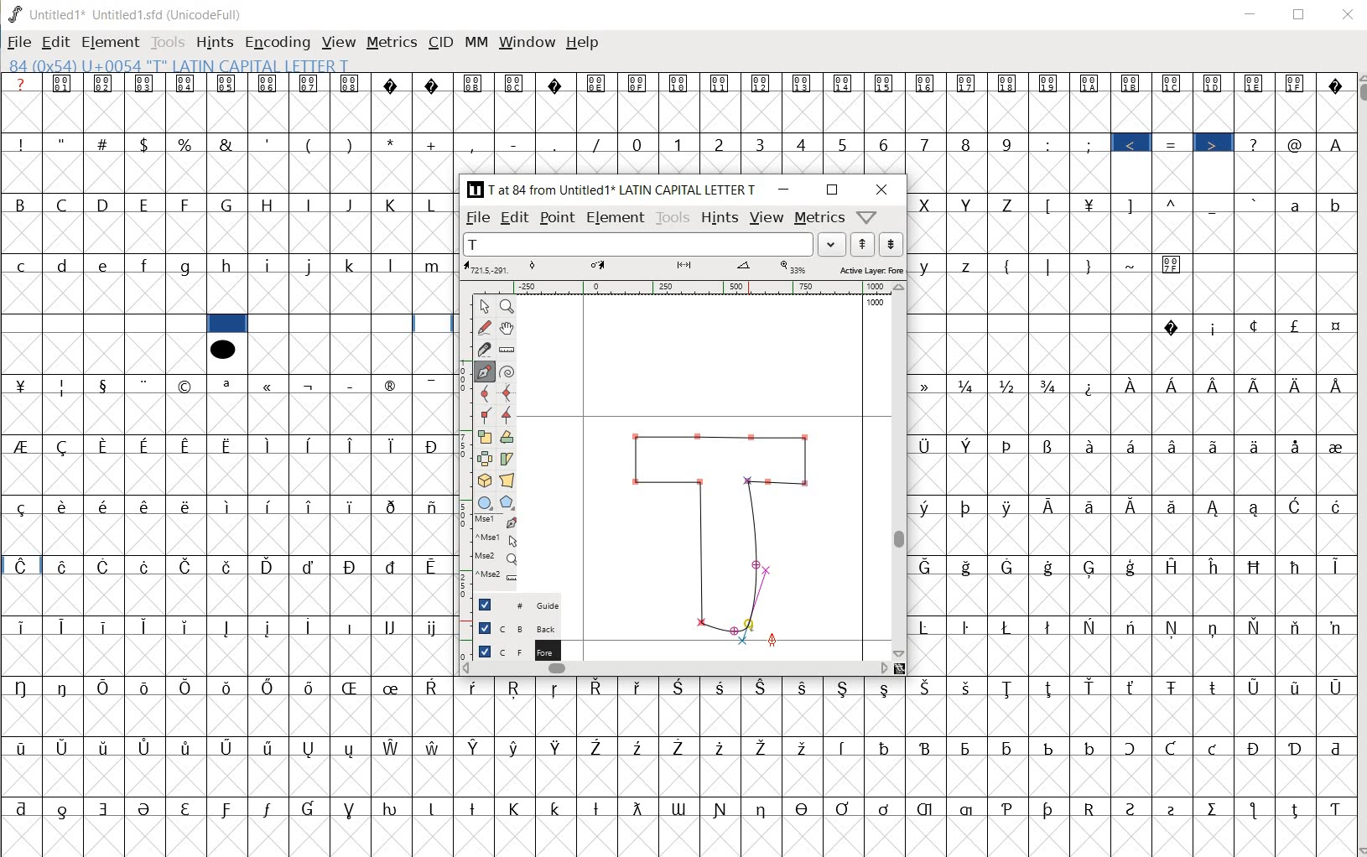  Describe the element at coordinates (1090, 626) in the screenshot. I see `Symbol` at that location.